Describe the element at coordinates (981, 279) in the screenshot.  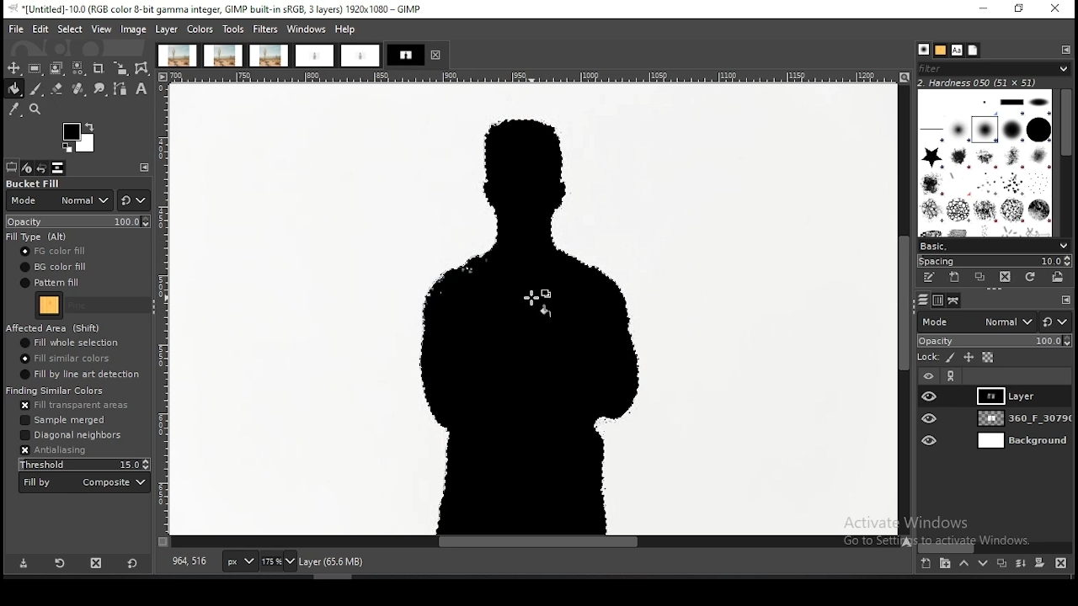
I see `duplicate brush` at that location.